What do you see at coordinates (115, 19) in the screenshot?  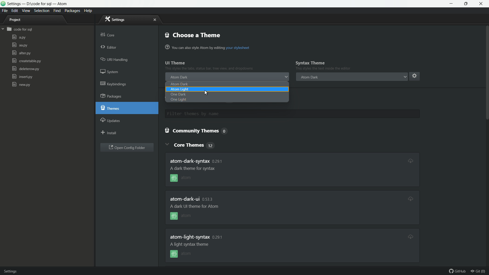 I see `settings` at bounding box center [115, 19].